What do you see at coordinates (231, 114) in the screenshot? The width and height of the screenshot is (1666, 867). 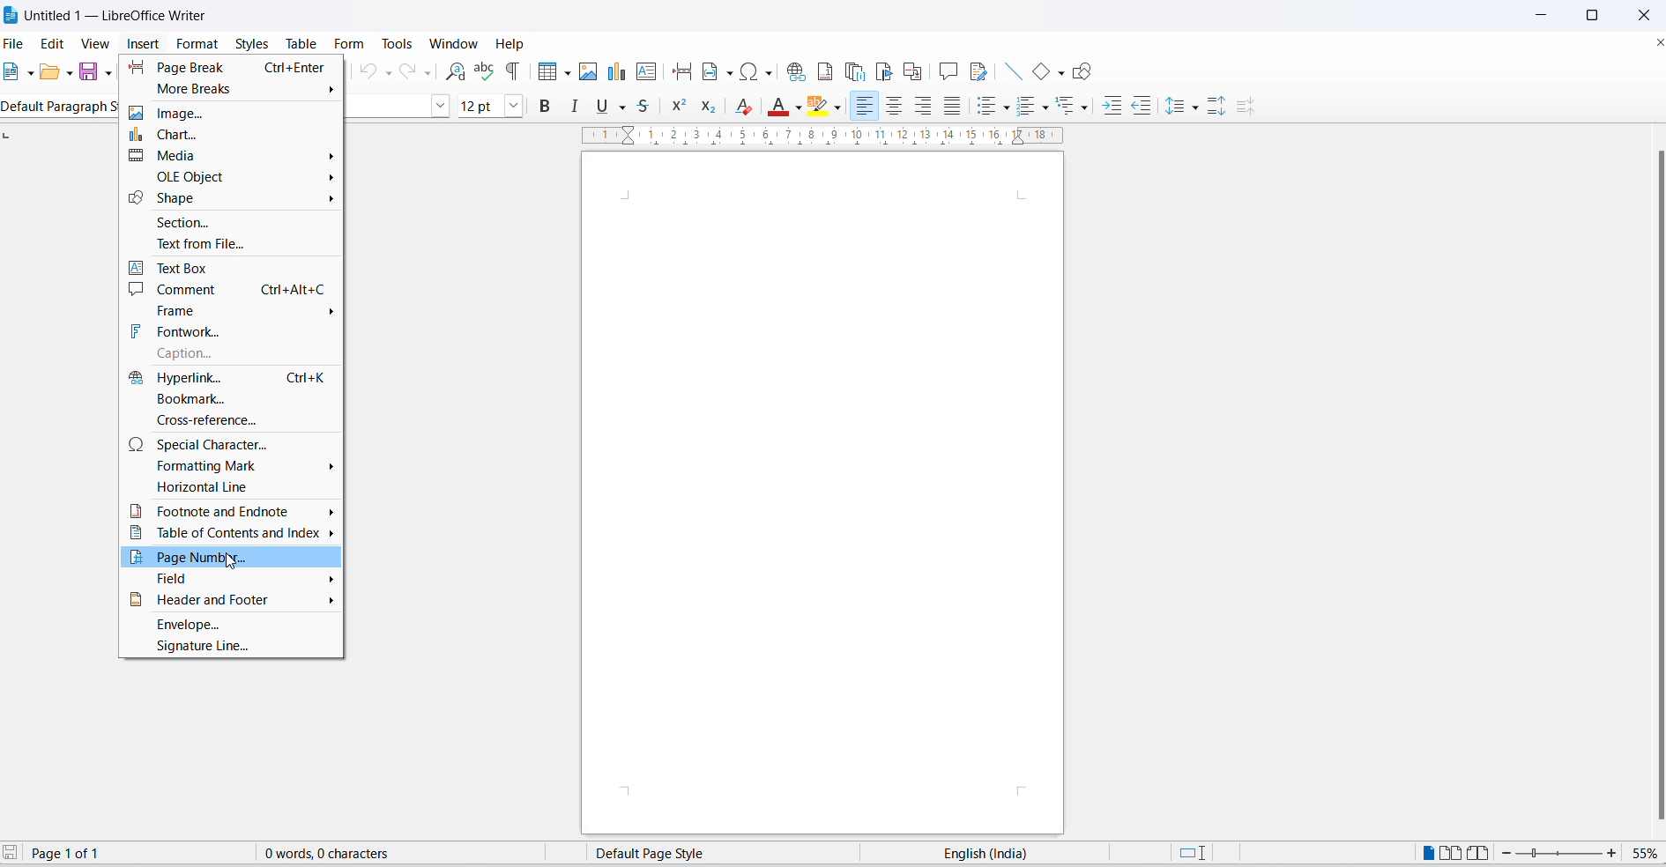 I see `image` at bounding box center [231, 114].